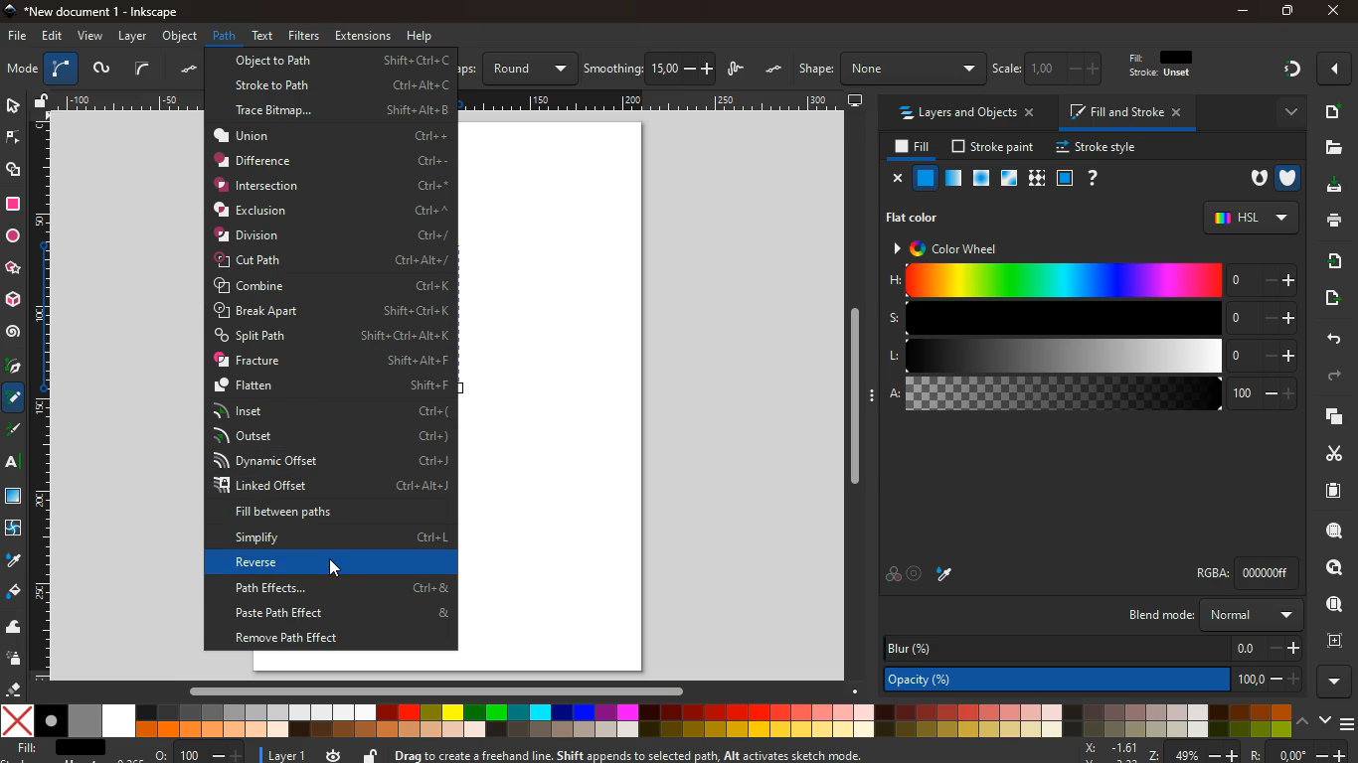 The width and height of the screenshot is (1358, 763). Describe the element at coordinates (329, 411) in the screenshot. I see `inset` at that location.